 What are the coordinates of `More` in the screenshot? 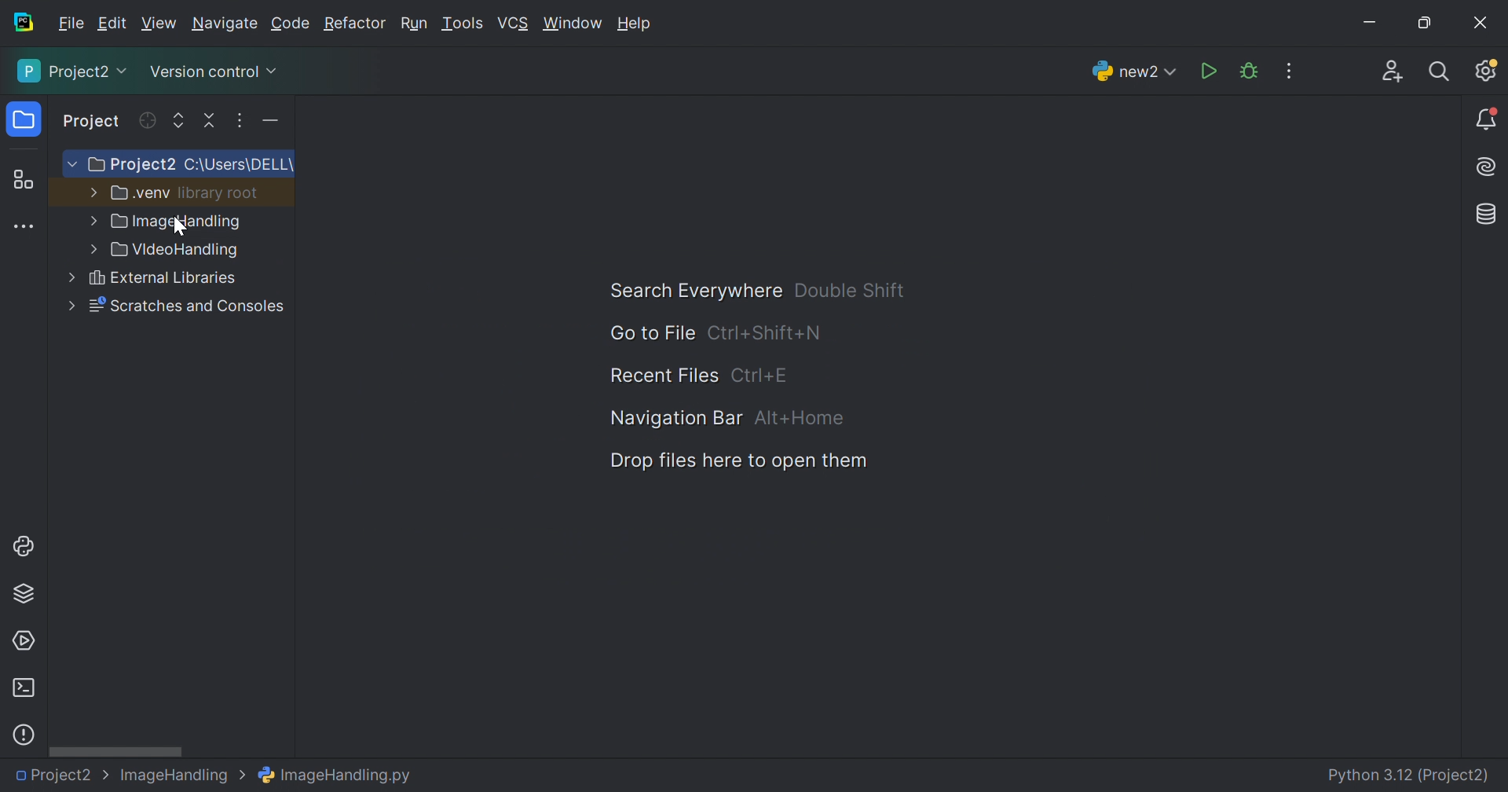 It's located at (68, 165).